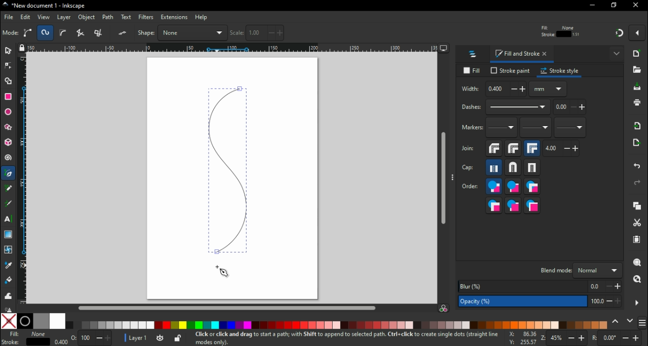 The width and height of the screenshot is (648, 346). What do you see at coordinates (506, 109) in the screenshot?
I see `dashes` at bounding box center [506, 109].